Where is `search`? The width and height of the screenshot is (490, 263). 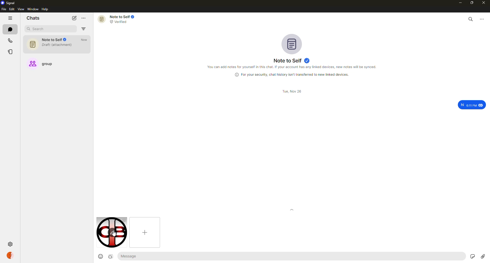 search is located at coordinates (470, 18).